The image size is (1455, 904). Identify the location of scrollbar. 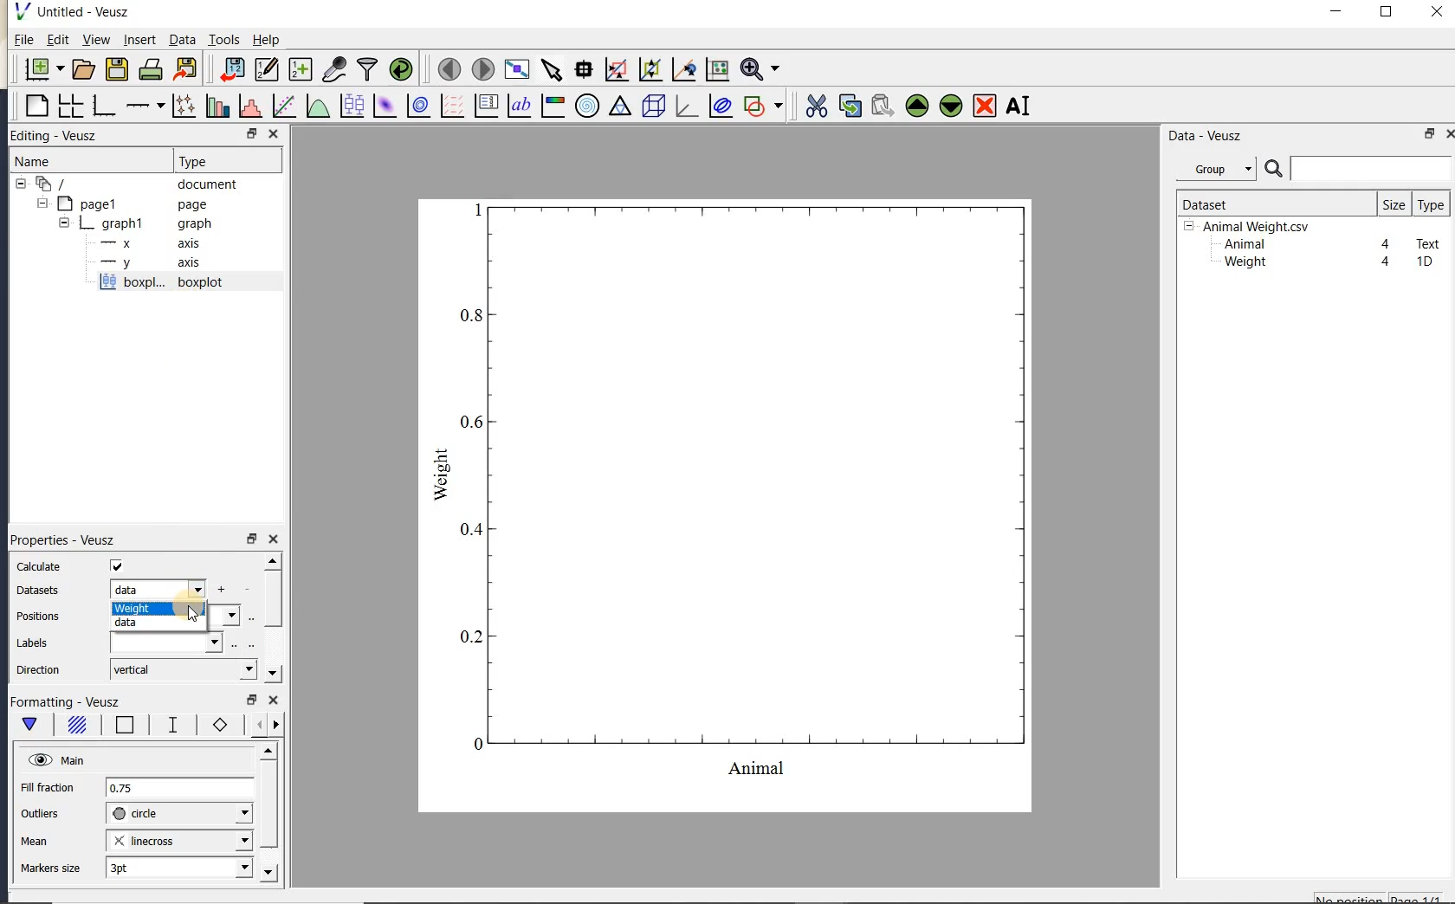
(269, 816).